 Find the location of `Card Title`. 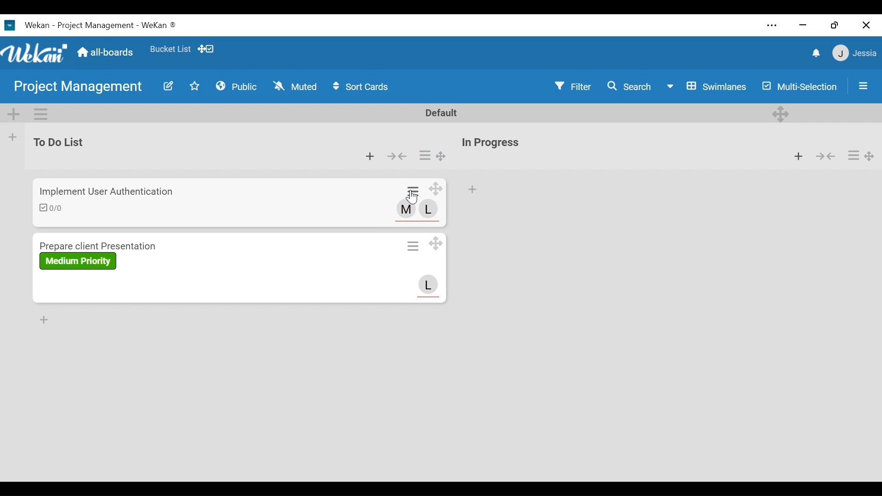

Card Title is located at coordinates (107, 191).